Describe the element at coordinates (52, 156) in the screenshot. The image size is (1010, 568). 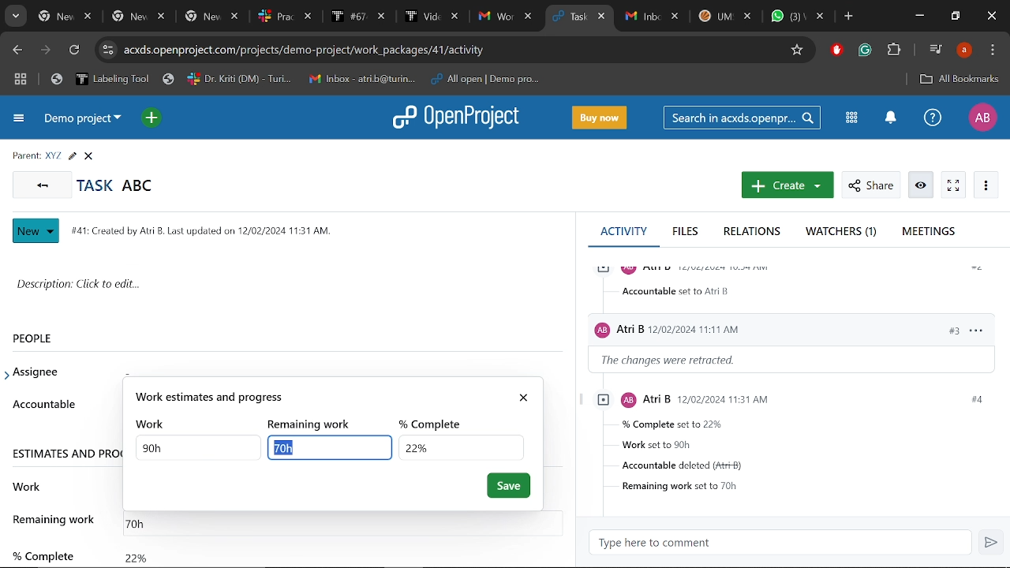
I see `Parent task name` at that location.